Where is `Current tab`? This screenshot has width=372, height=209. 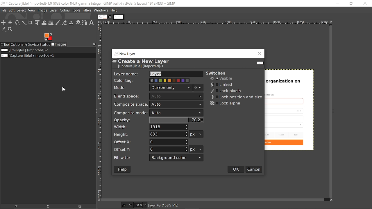 Current tab is located at coordinates (102, 17).